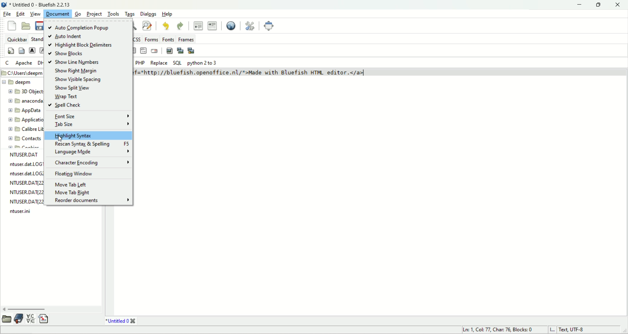 The width and height of the screenshot is (628, 334). What do you see at coordinates (268, 26) in the screenshot?
I see `fullscreen` at bounding box center [268, 26].